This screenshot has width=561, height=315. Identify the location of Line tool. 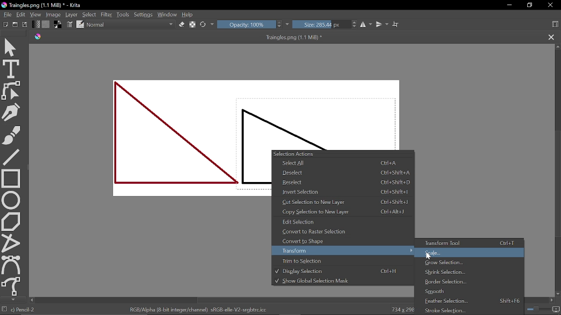
(11, 156).